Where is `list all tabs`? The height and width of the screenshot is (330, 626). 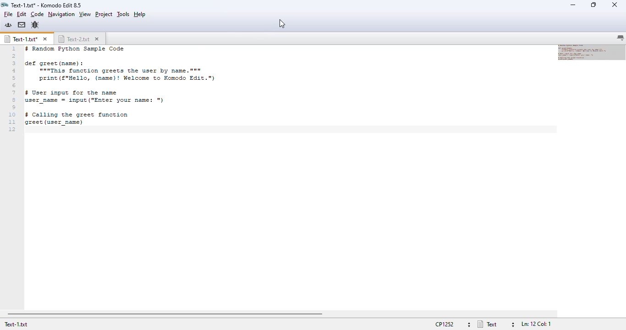
list all tabs is located at coordinates (620, 38).